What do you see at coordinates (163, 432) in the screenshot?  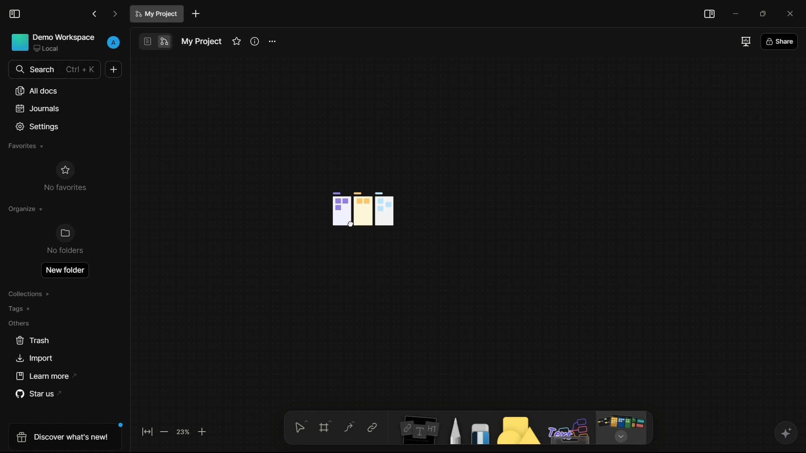 I see `zoom out` at bounding box center [163, 432].